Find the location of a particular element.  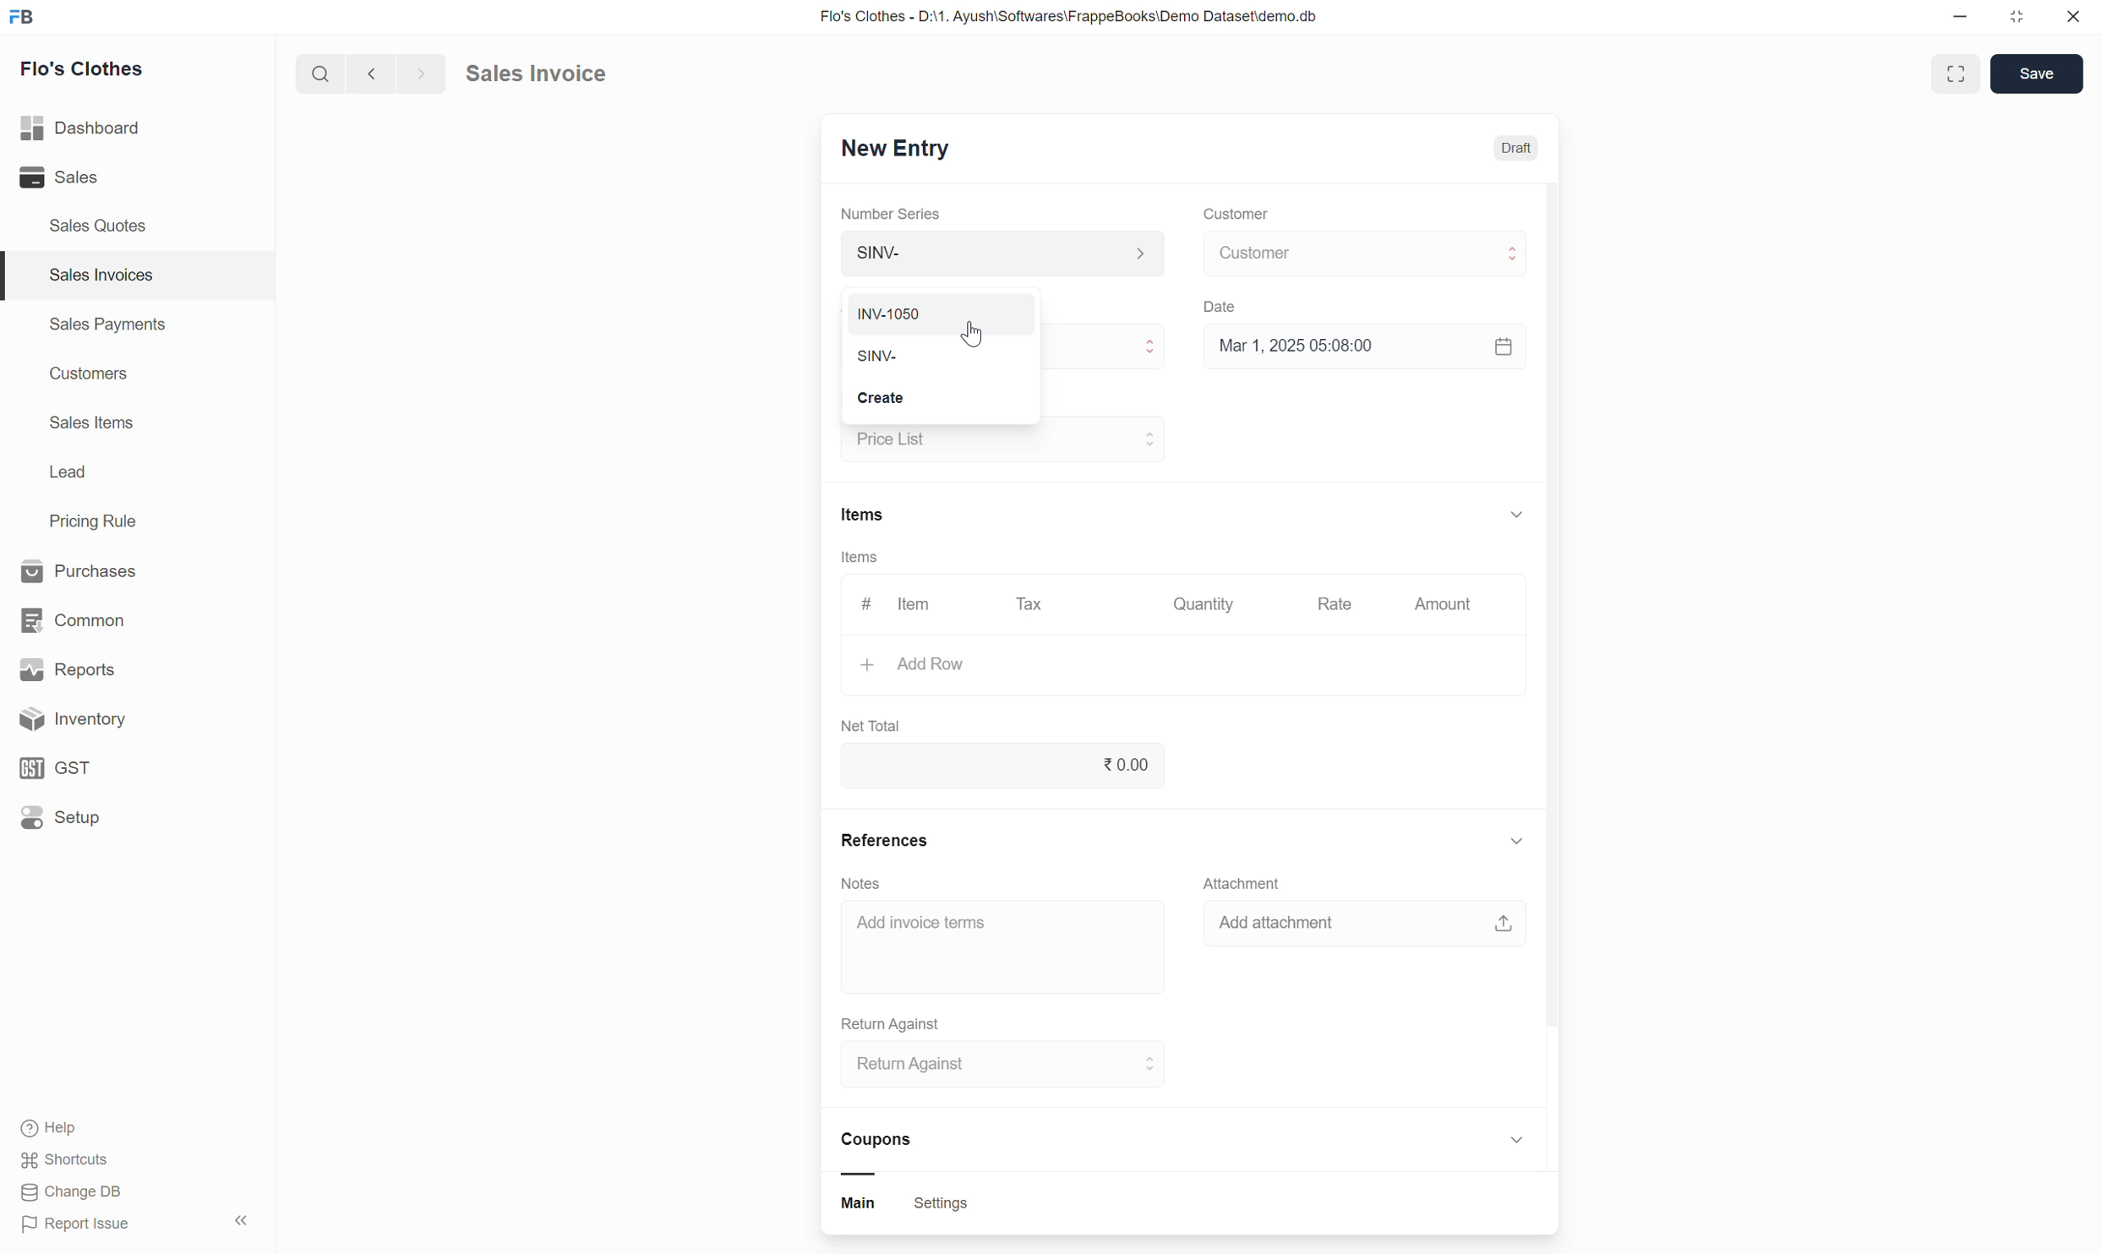

show or hide coupon is located at coordinates (1516, 1143).